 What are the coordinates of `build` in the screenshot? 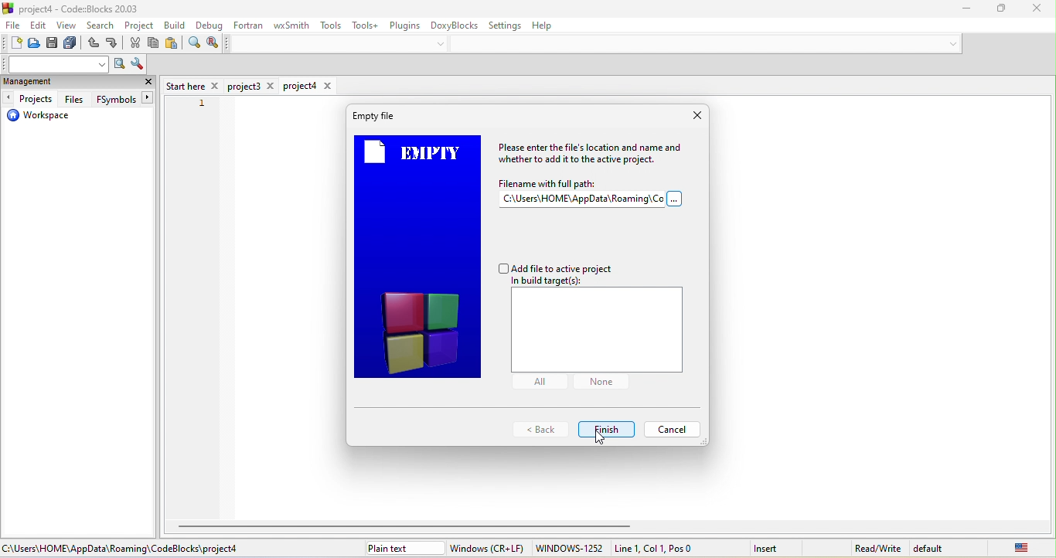 It's located at (176, 25).